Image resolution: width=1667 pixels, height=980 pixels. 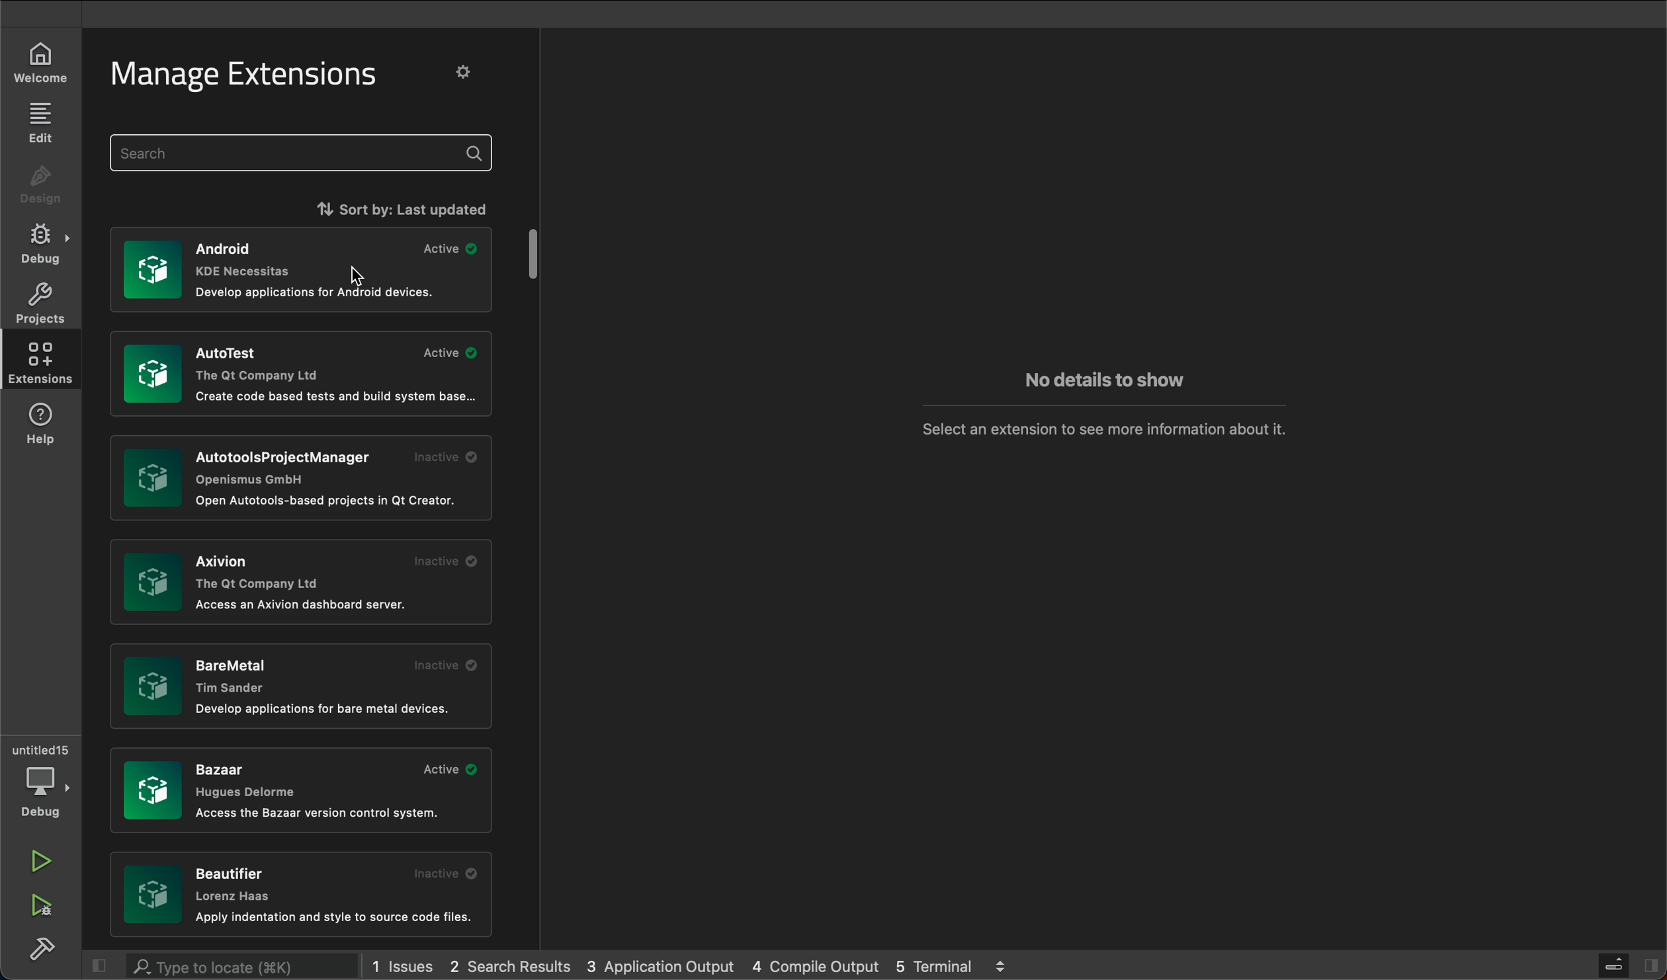 I want to click on edit, so click(x=39, y=124).